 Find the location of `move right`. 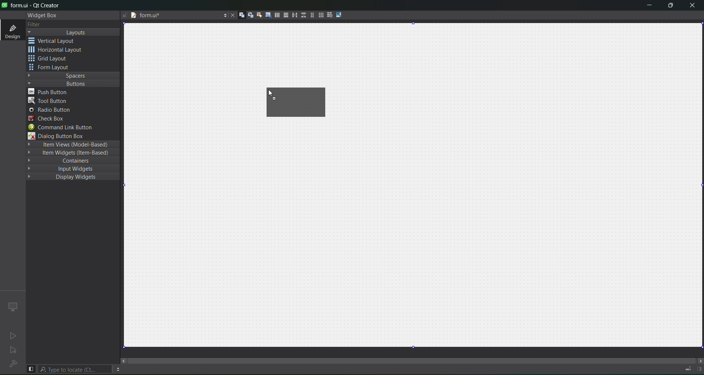

move right is located at coordinates (699, 360).